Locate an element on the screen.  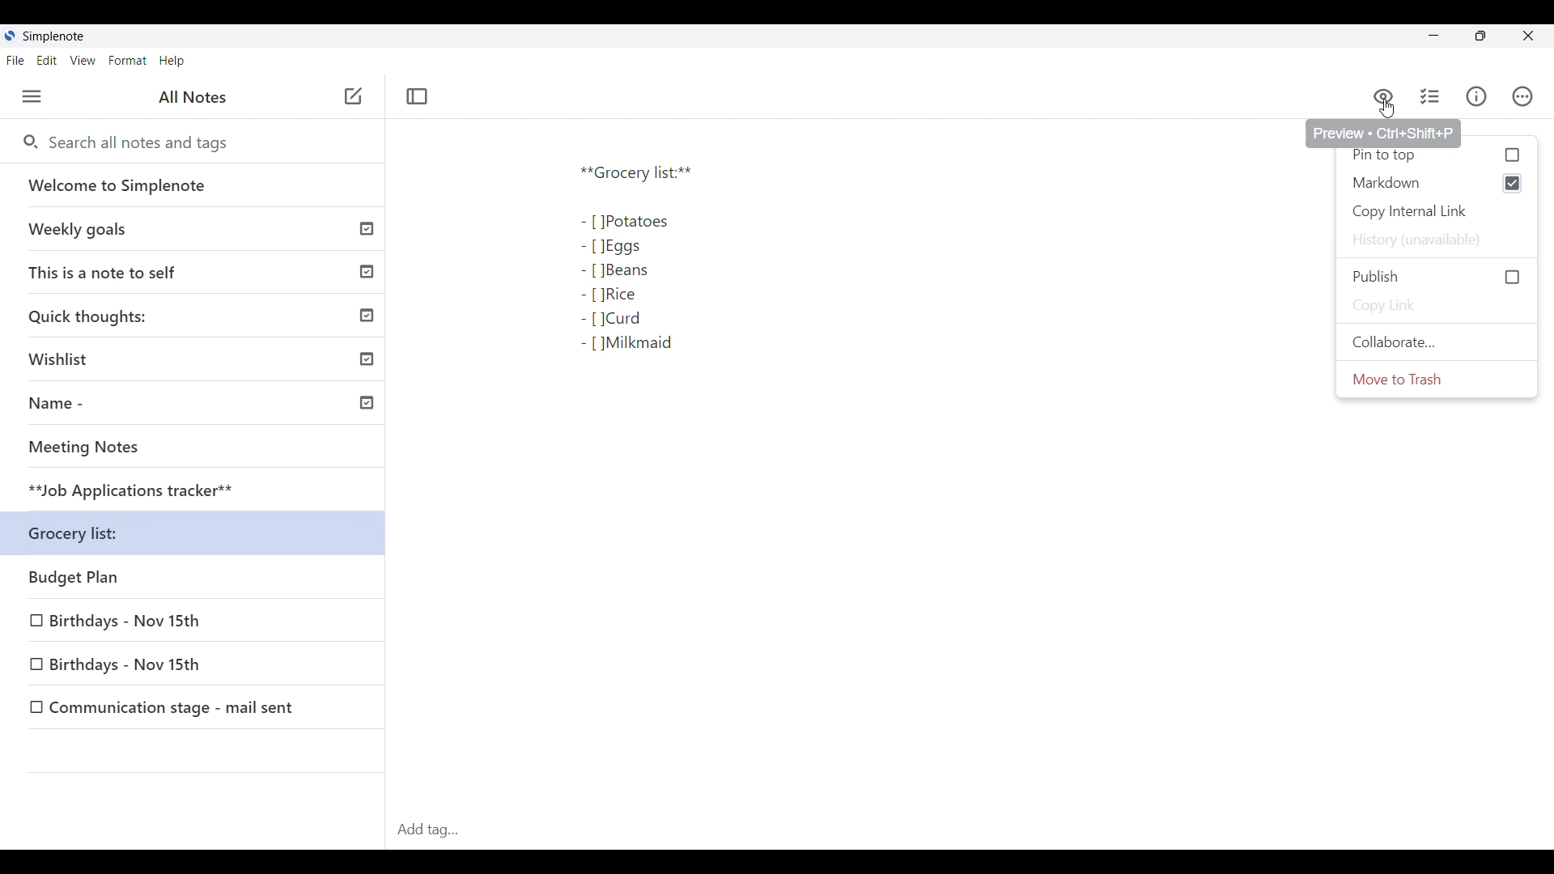
Name - is located at coordinates (199, 405).